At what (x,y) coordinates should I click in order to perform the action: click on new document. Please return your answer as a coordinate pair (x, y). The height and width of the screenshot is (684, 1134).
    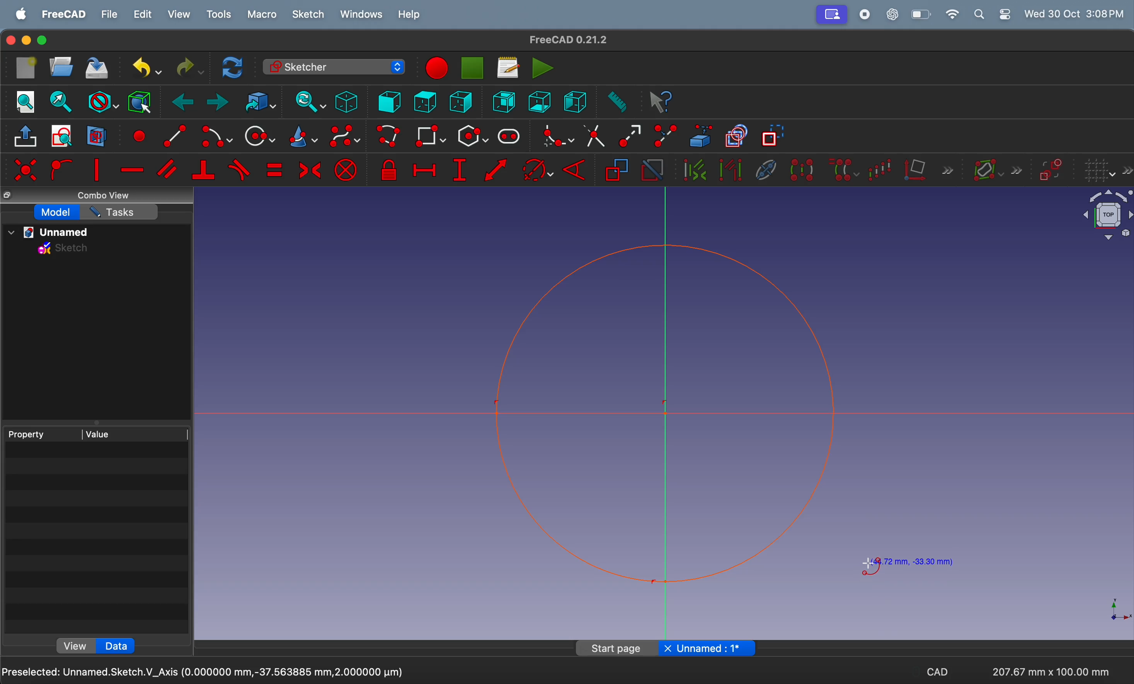
    Looking at the image, I should click on (27, 68).